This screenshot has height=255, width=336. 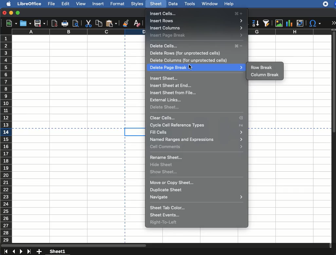 What do you see at coordinates (137, 22) in the screenshot?
I see `clear formatting` at bounding box center [137, 22].